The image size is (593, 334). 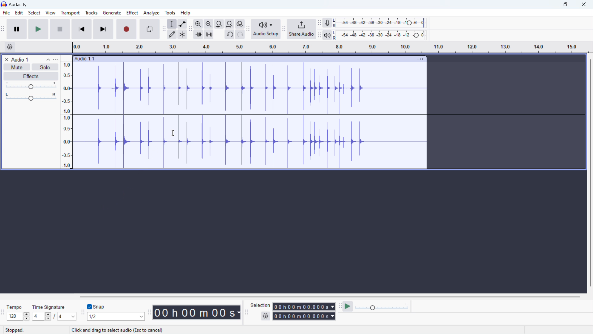 I want to click on play at speed, so click(x=348, y=306).